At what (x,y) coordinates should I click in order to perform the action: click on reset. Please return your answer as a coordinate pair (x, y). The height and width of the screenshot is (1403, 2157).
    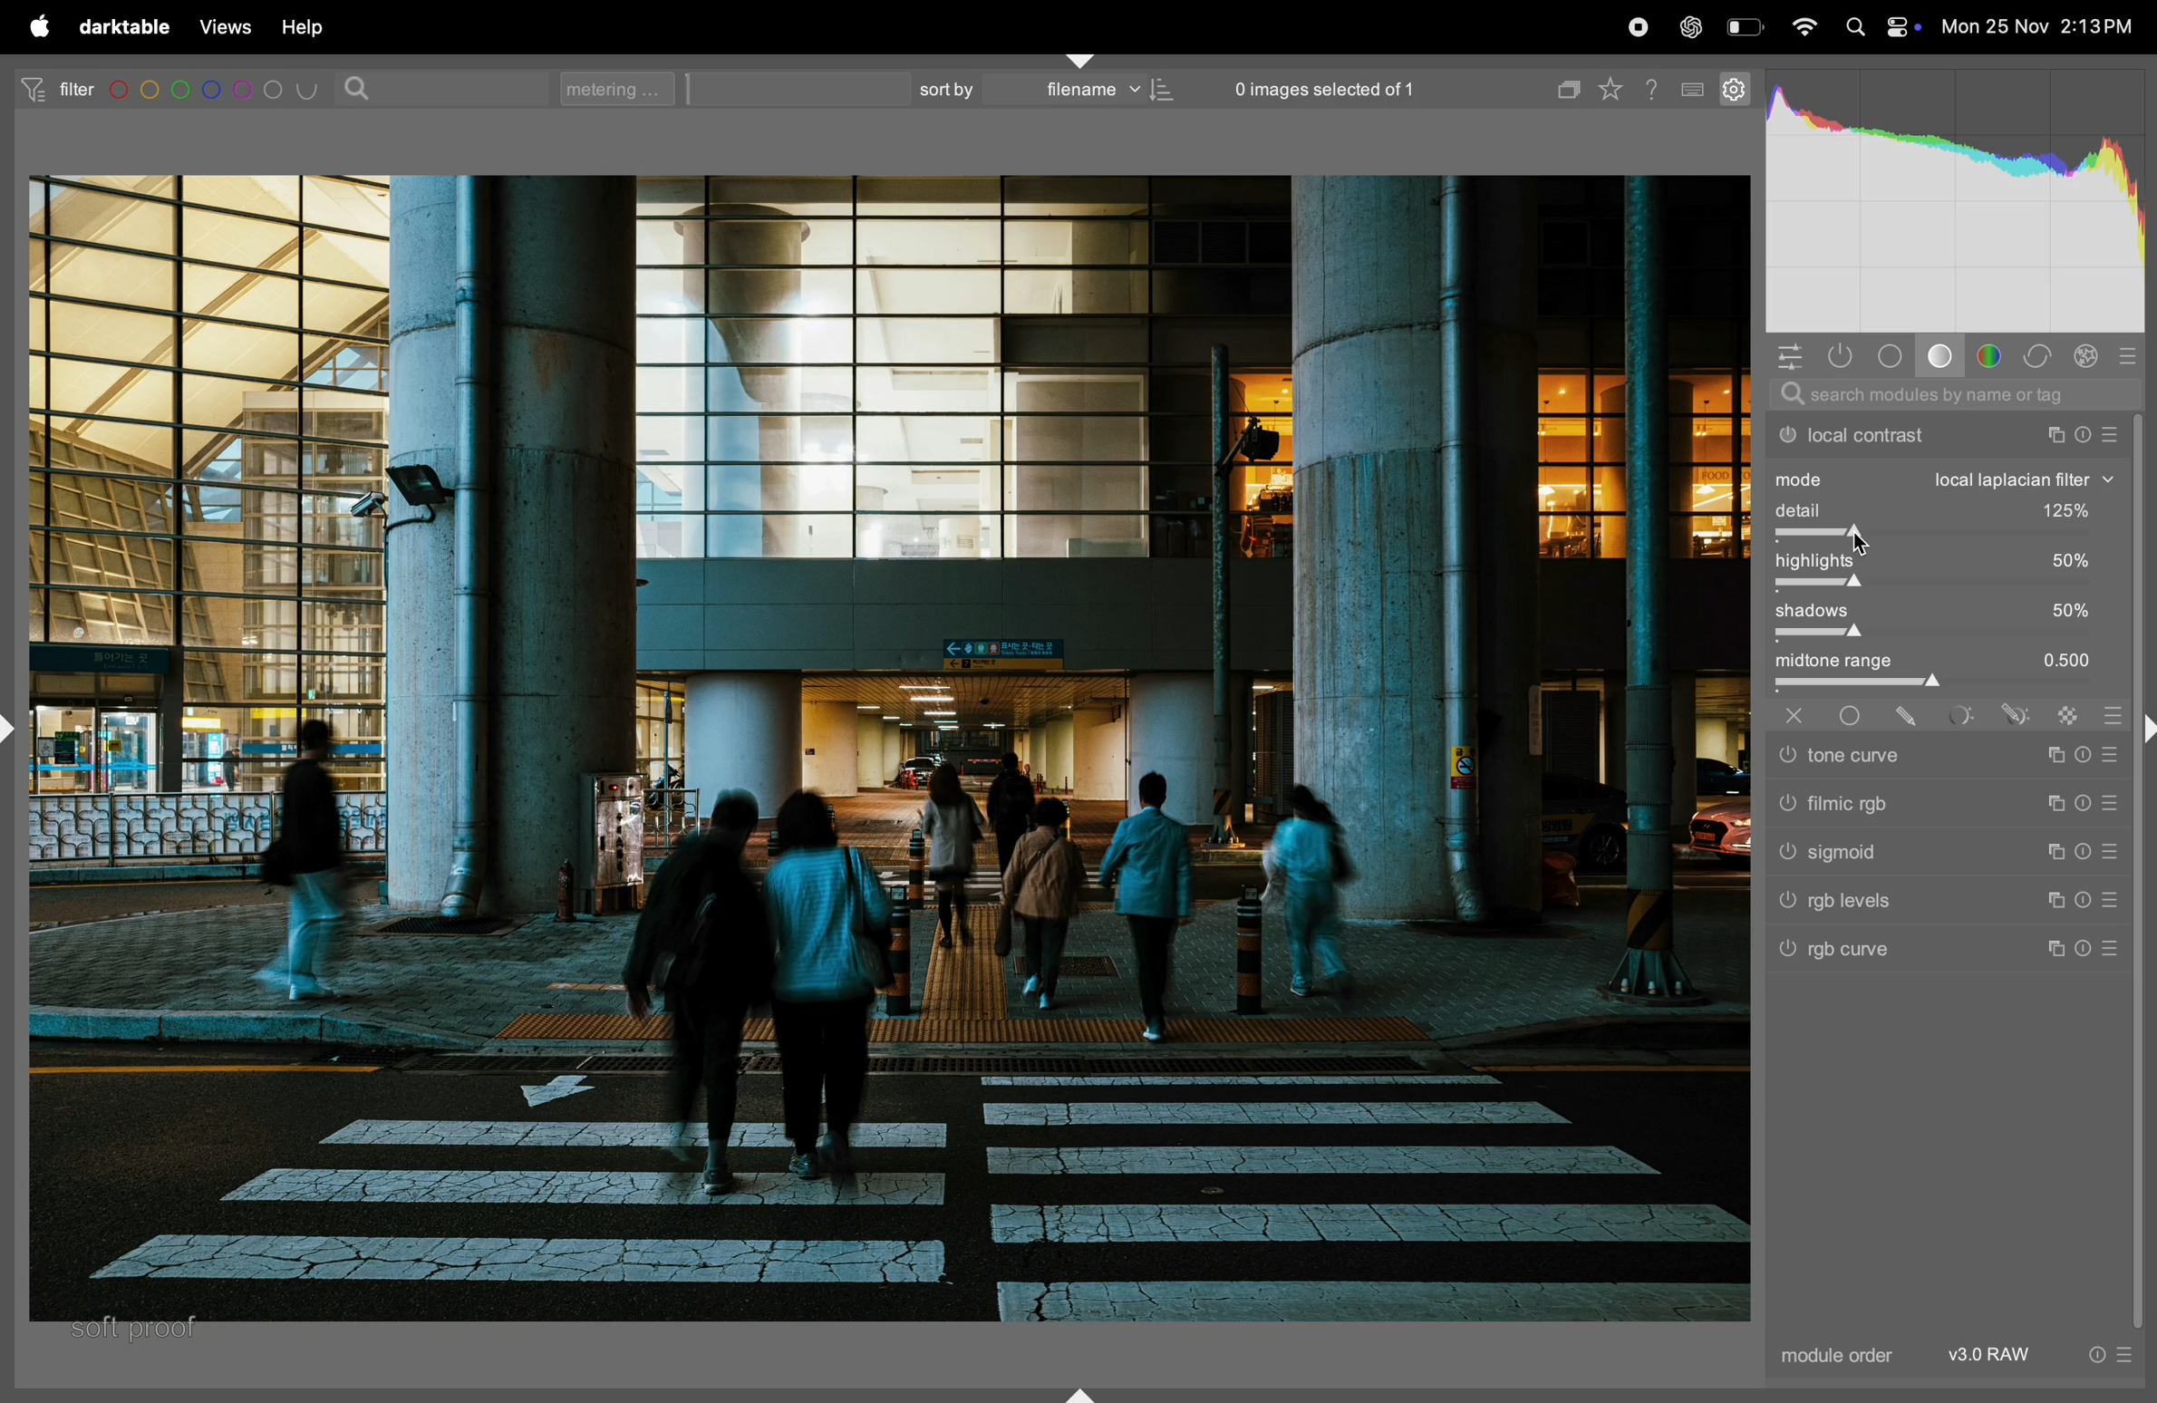
    Looking at the image, I should click on (2095, 1352).